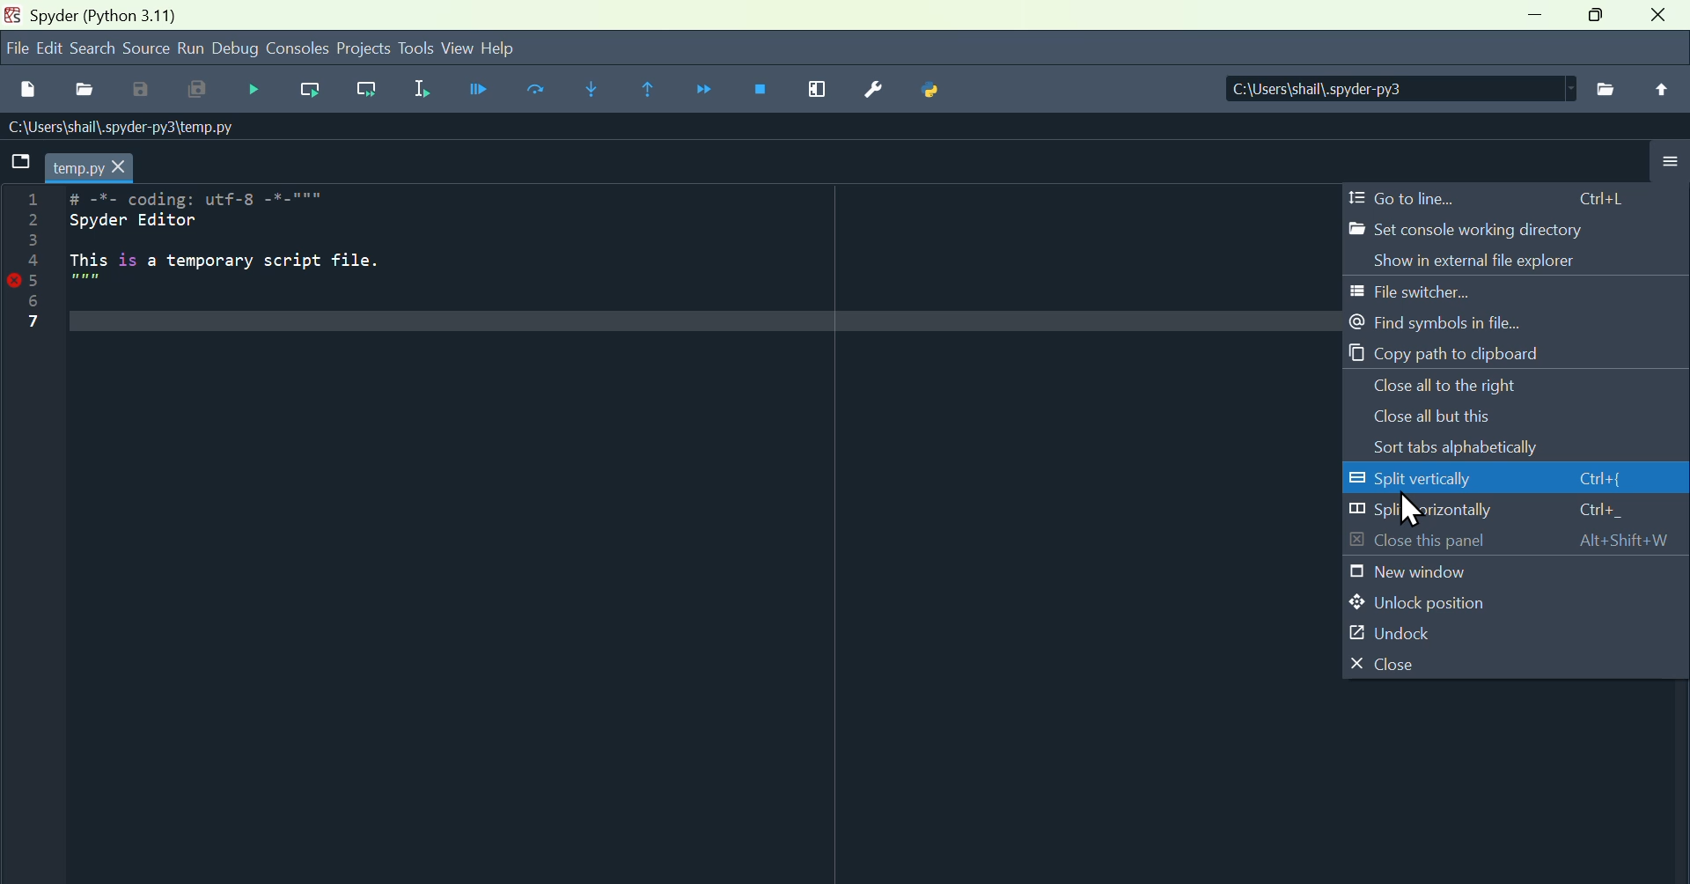 The image size is (1690, 884). I want to click on close, so click(1501, 676).